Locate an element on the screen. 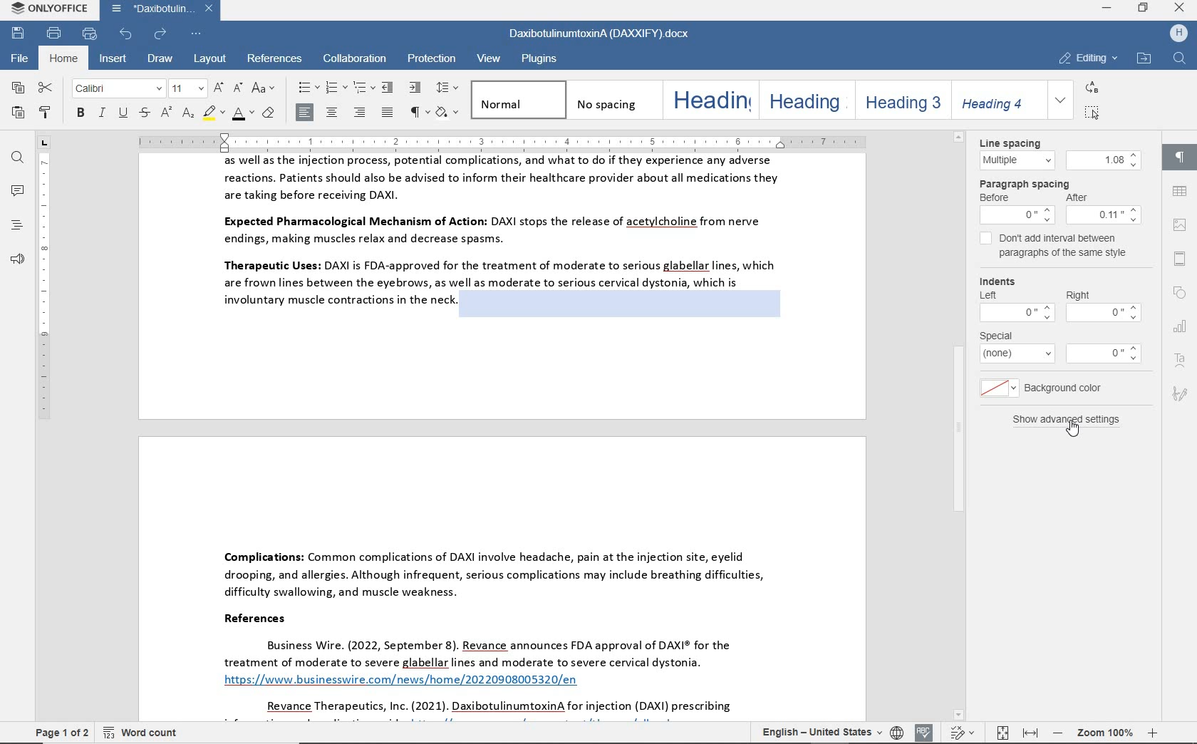 The width and height of the screenshot is (1197, 744). image is located at coordinates (1180, 226).